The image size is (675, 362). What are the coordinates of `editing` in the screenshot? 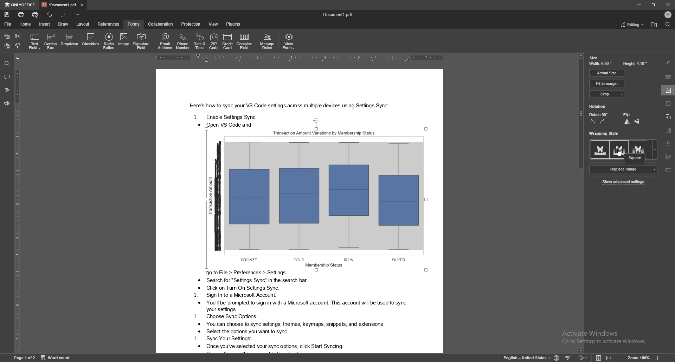 It's located at (633, 25).